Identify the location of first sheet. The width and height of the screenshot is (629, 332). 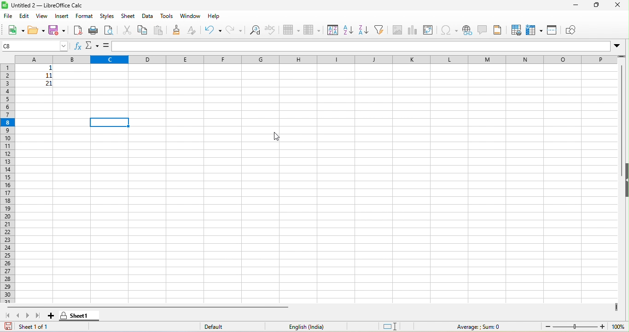
(9, 315).